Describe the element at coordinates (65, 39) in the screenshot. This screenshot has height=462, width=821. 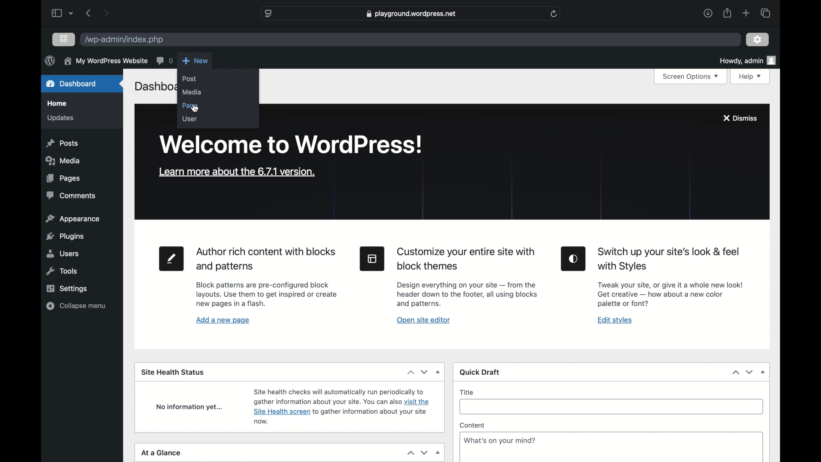
I see `grid` at that location.